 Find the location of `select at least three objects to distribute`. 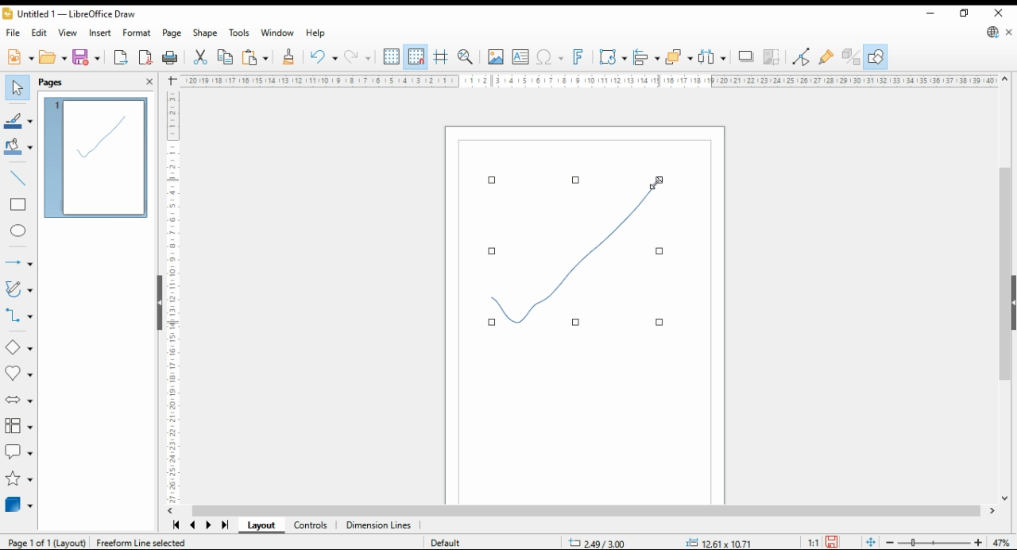

select at least three objects to distribute is located at coordinates (712, 57).